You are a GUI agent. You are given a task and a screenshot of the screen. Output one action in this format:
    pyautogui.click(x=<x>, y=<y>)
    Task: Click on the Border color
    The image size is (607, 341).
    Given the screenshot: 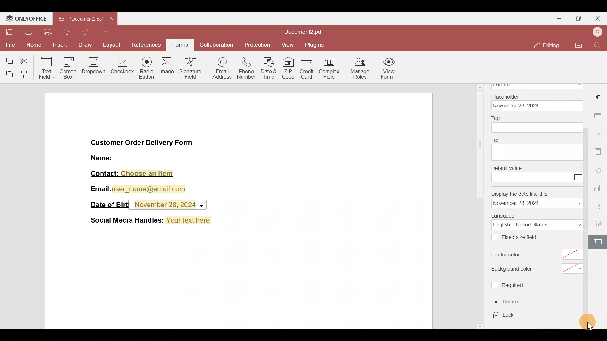 What is the action you would take?
    pyautogui.click(x=507, y=255)
    